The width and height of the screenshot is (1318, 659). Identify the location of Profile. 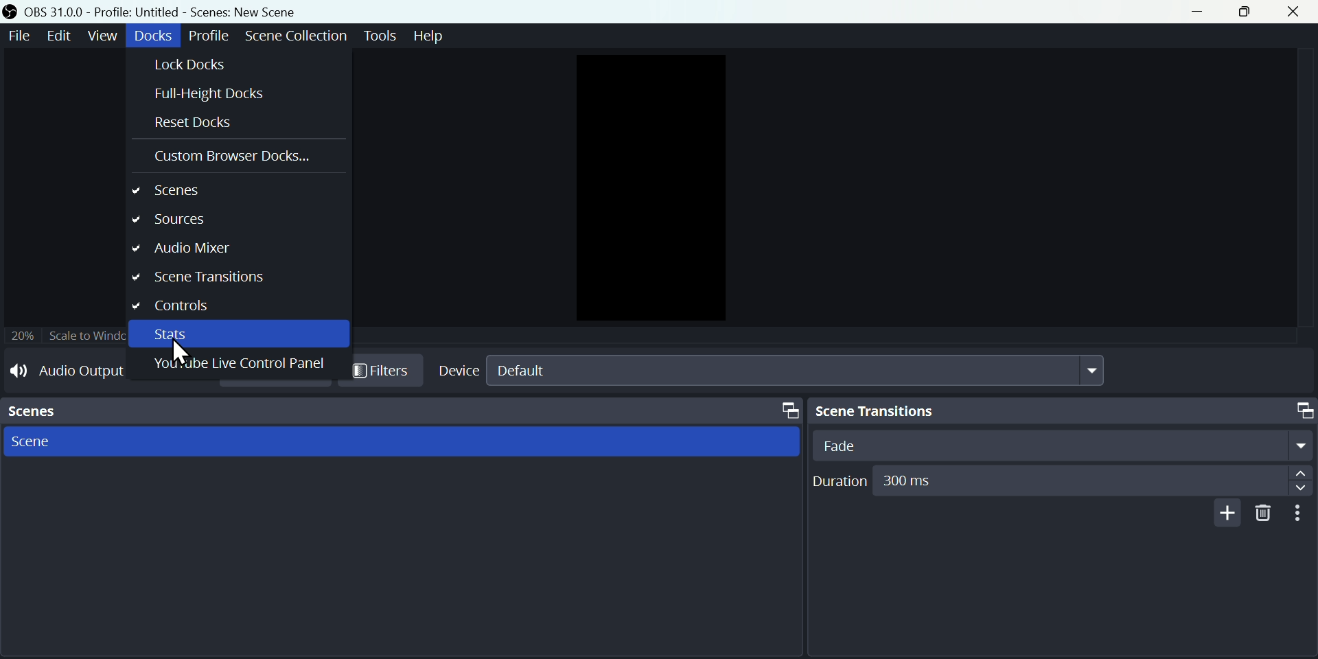
(208, 36).